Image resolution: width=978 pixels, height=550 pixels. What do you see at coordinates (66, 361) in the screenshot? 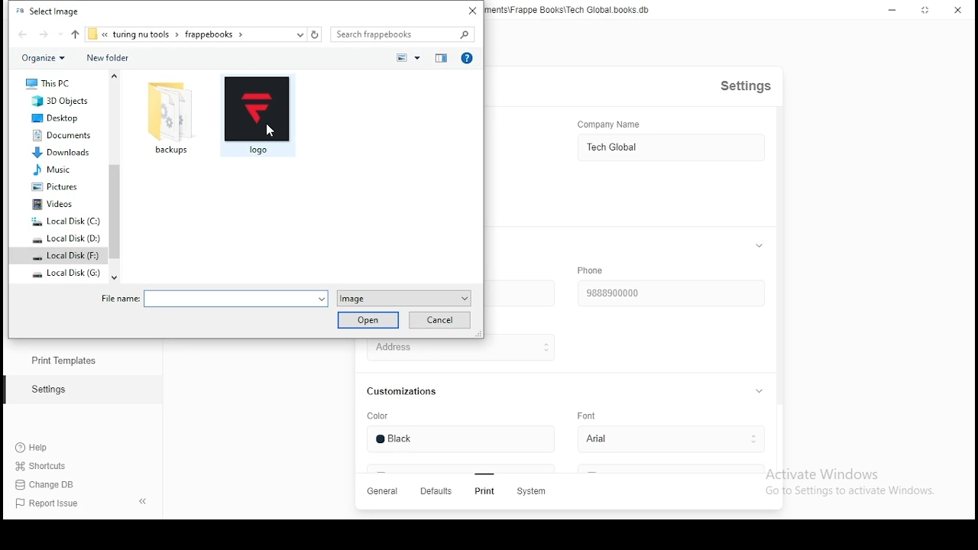
I see `print templates ` at bounding box center [66, 361].